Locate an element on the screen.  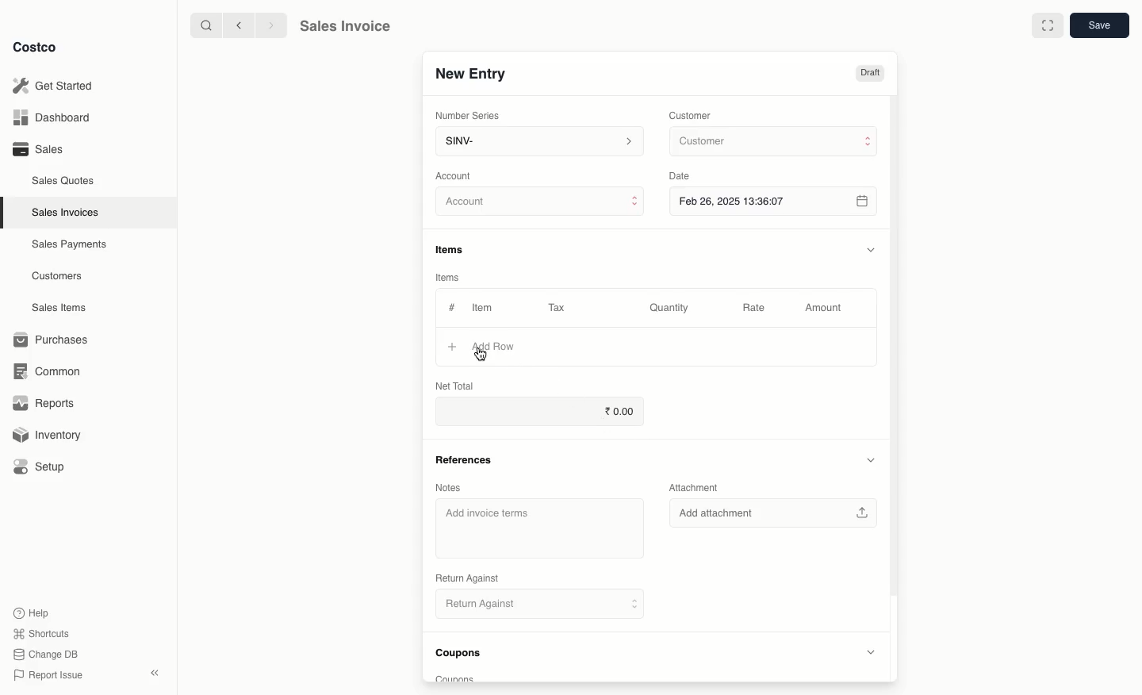
Setup is located at coordinates (45, 467).